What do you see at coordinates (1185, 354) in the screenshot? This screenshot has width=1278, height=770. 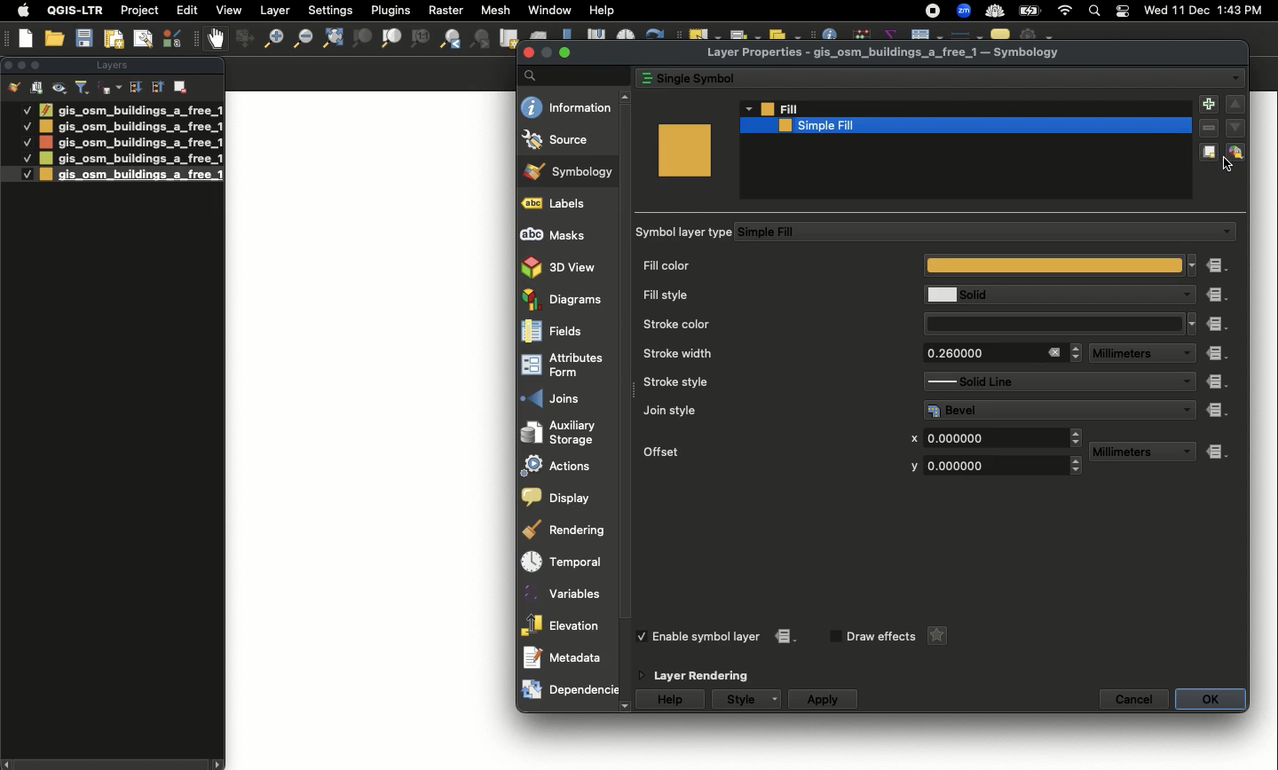 I see `Drop down` at bounding box center [1185, 354].